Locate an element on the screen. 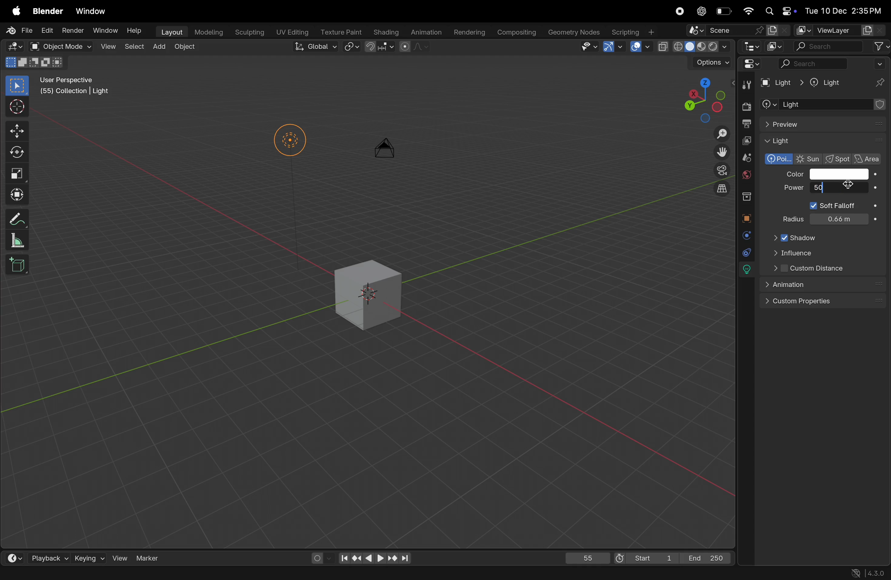 This screenshot has height=580, width=891. Global is located at coordinates (315, 48).